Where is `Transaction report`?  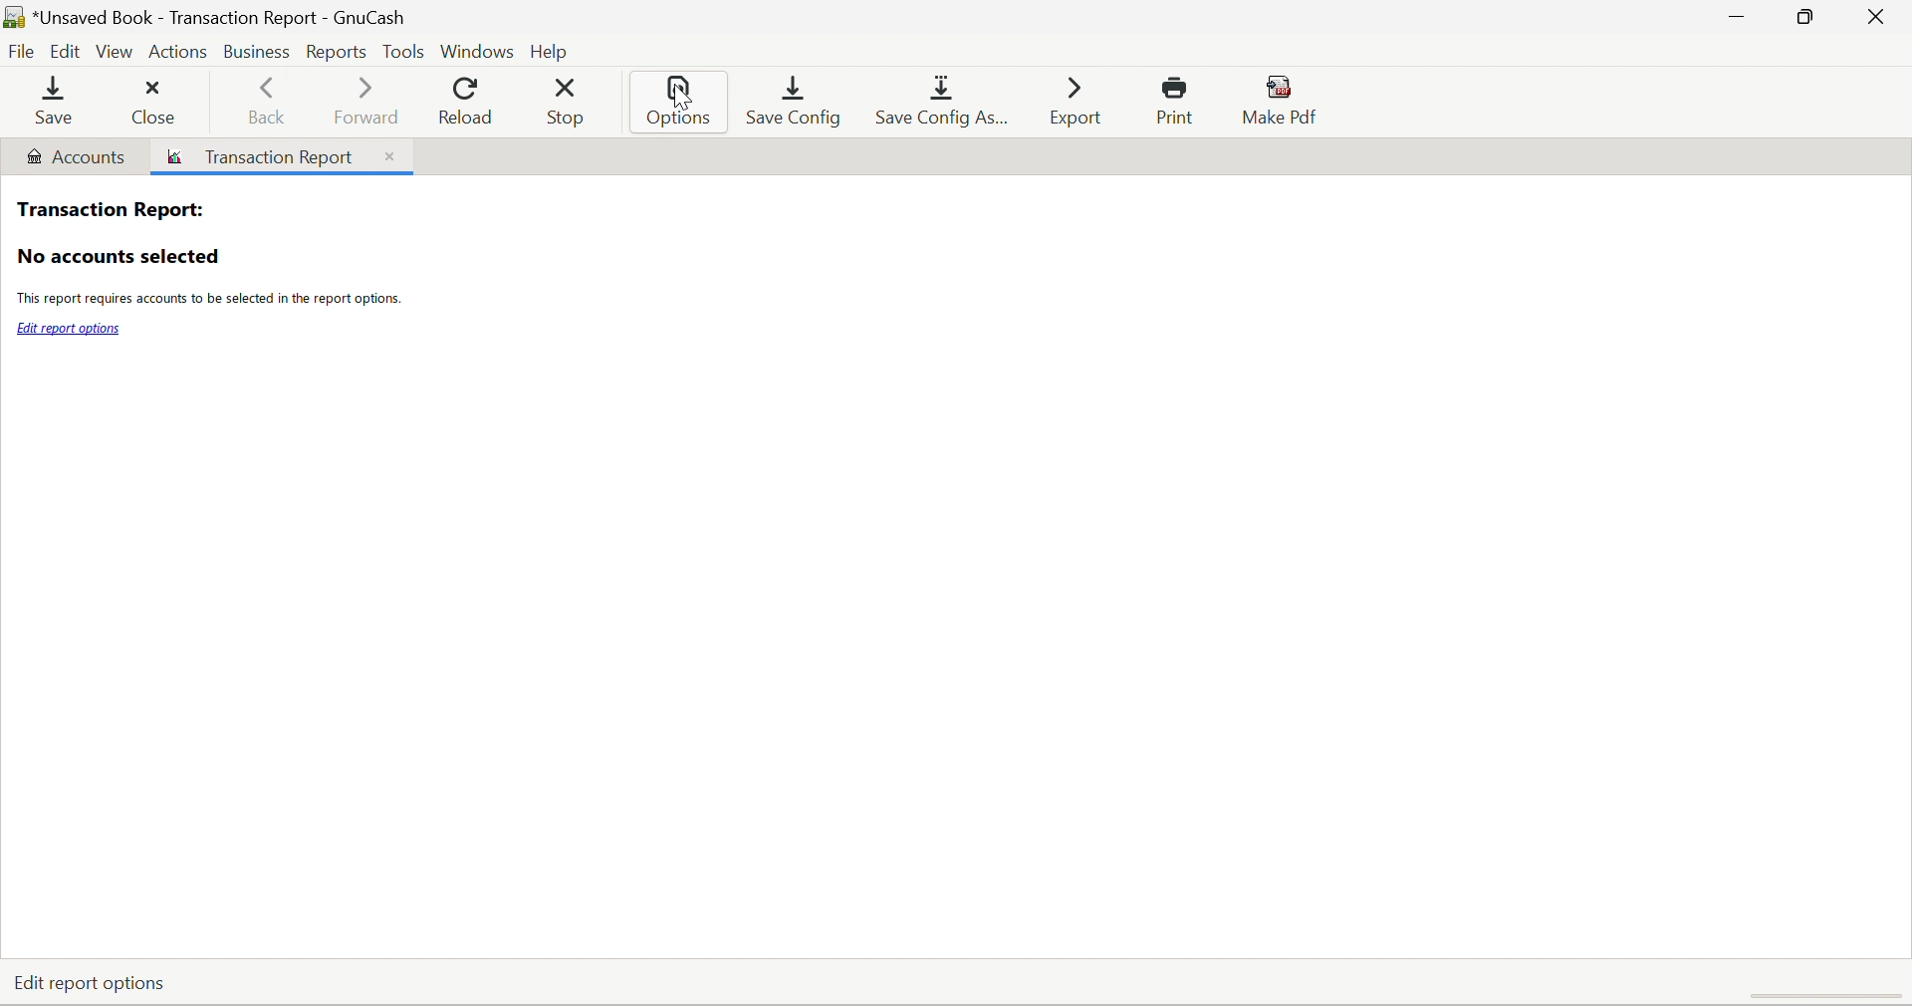
Transaction report is located at coordinates (266, 158).